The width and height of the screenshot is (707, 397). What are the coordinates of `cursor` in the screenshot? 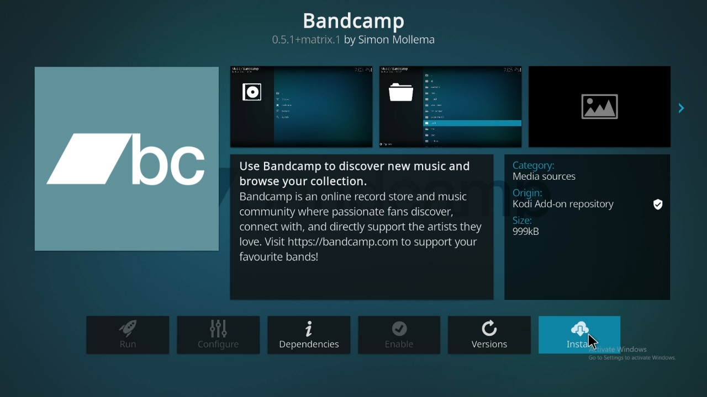 It's located at (594, 342).